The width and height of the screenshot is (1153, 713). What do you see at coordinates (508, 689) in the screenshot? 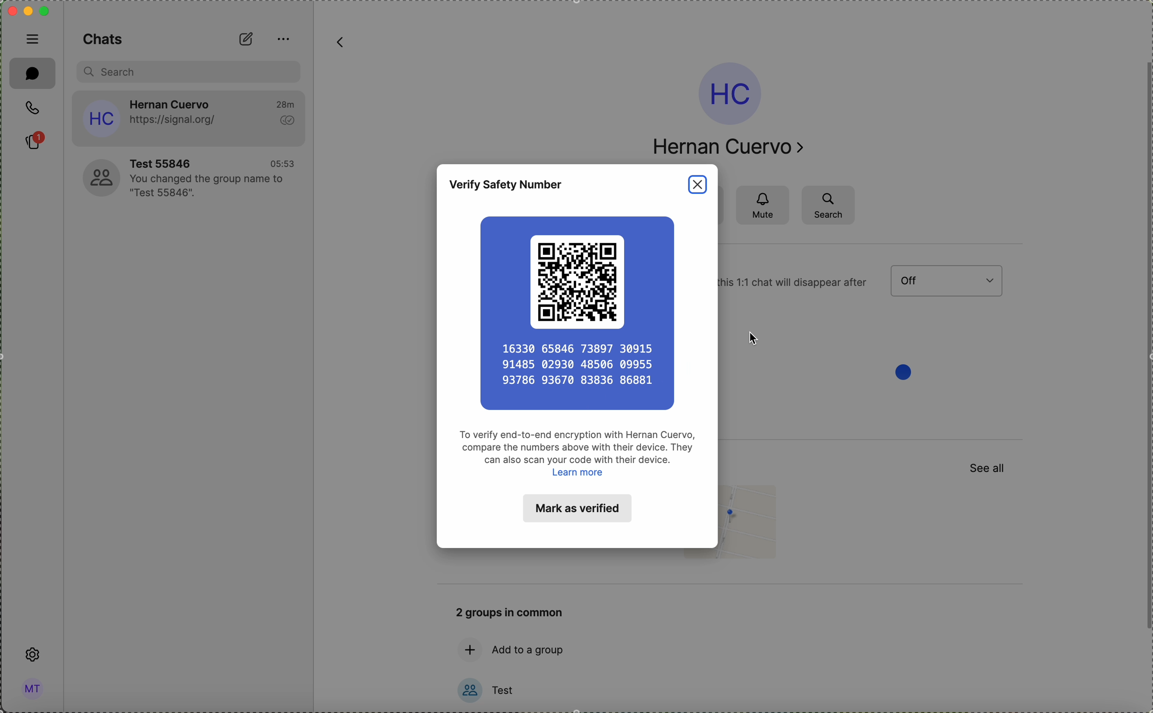
I see `test` at bounding box center [508, 689].